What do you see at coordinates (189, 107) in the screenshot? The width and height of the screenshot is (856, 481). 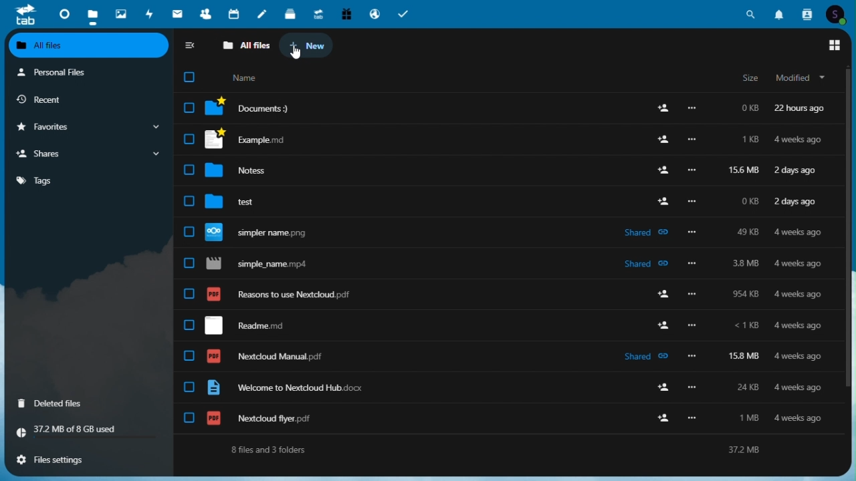 I see `check box` at bounding box center [189, 107].